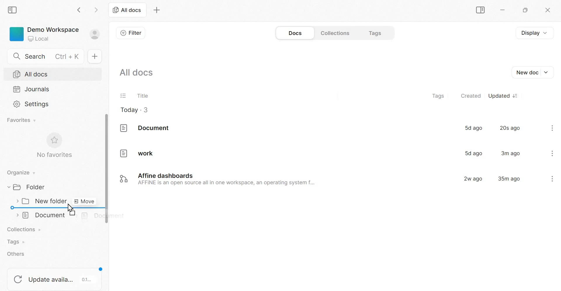 The width and height of the screenshot is (561, 291). Describe the element at coordinates (45, 215) in the screenshot. I see `Document` at that location.